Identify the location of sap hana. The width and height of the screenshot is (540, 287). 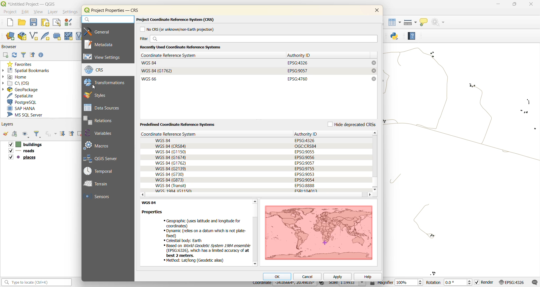
(27, 108).